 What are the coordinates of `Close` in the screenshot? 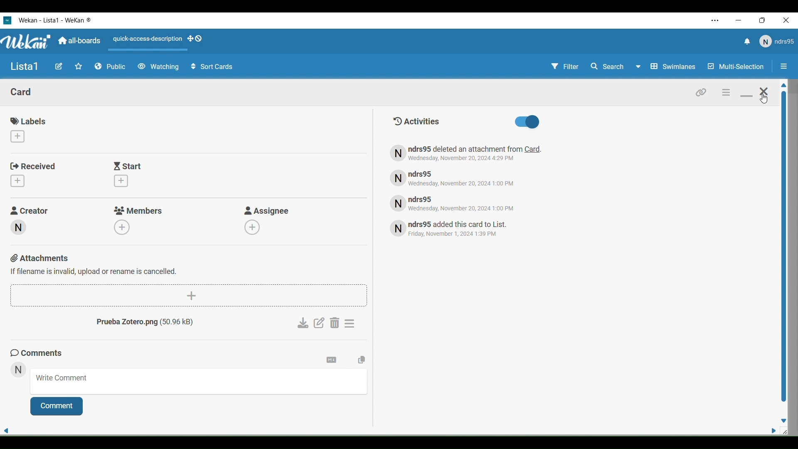 It's located at (764, 94).